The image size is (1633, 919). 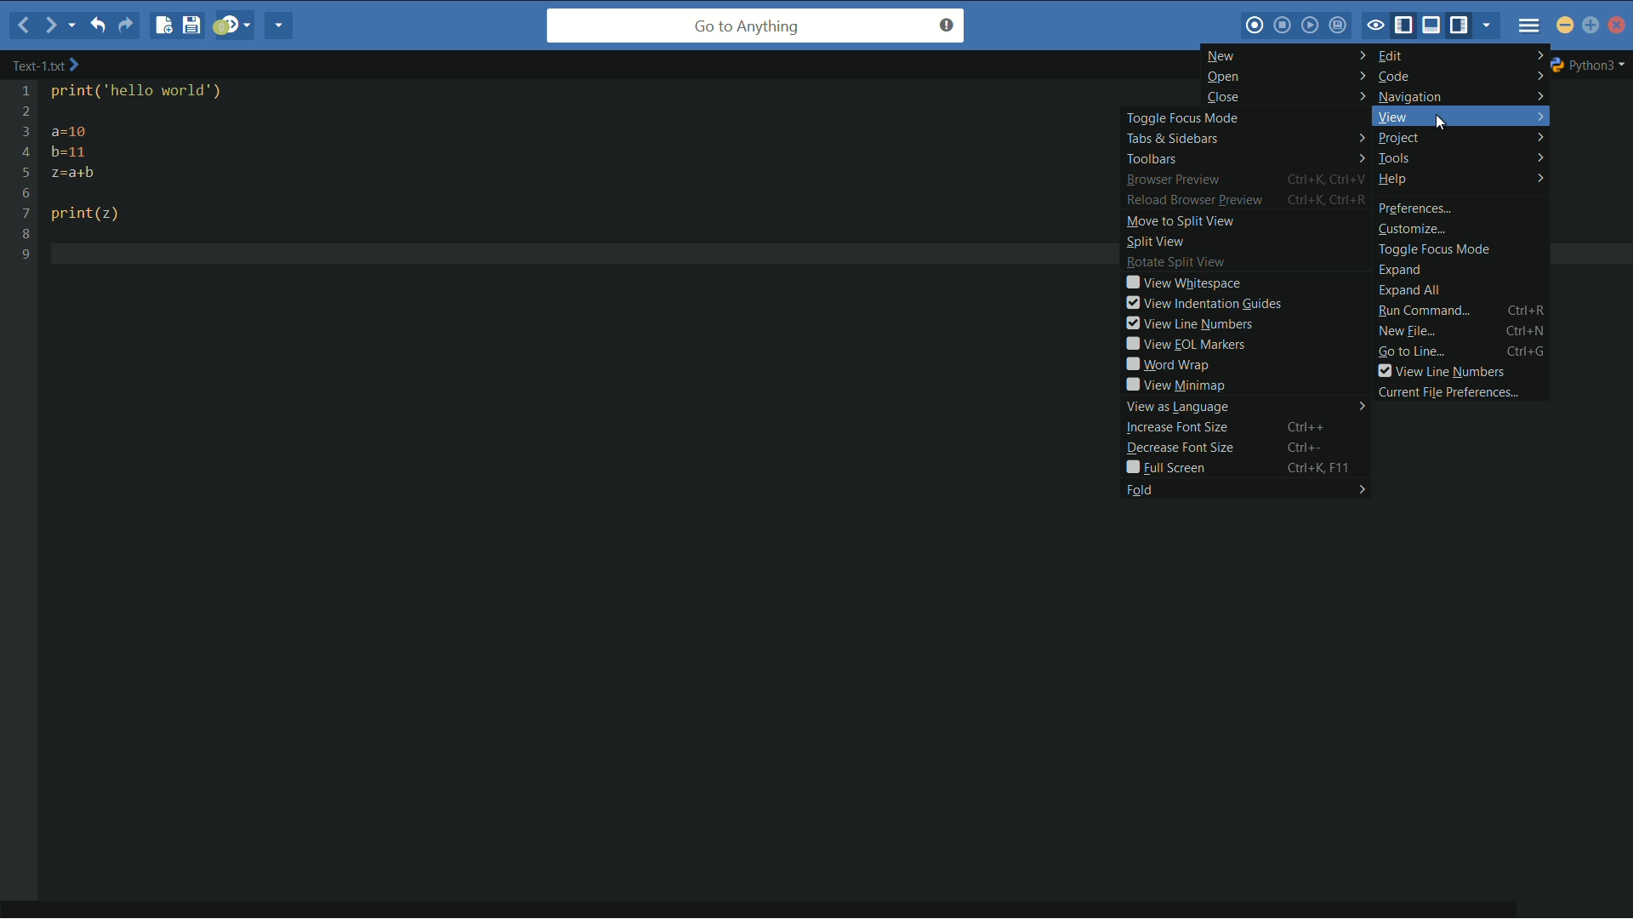 I want to click on show/hide bottom pane, so click(x=1435, y=26).